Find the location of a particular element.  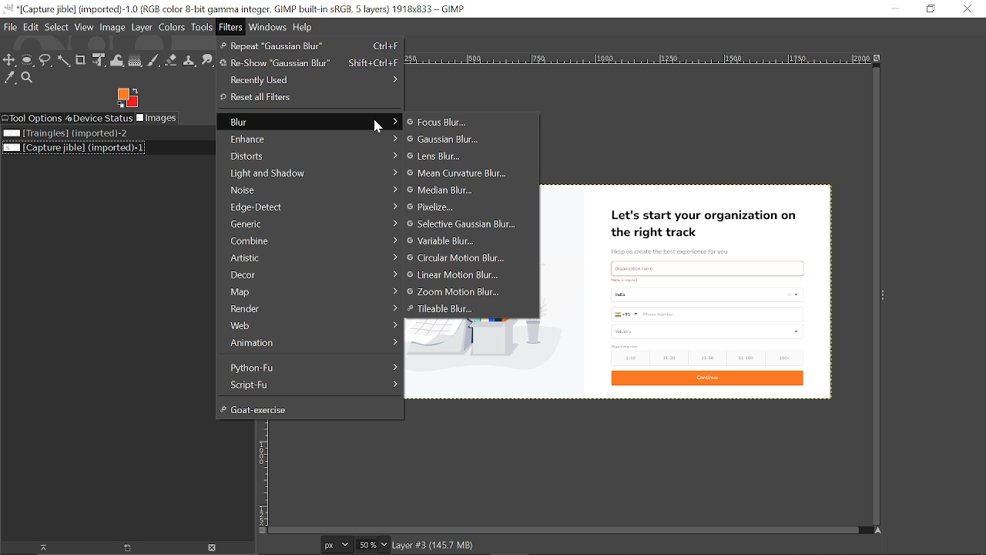

Enhance is located at coordinates (309, 138).